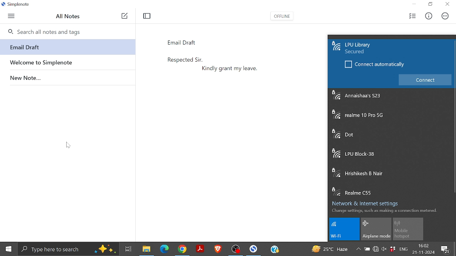 The height and width of the screenshot is (256, 456). I want to click on WIFI, so click(346, 229).